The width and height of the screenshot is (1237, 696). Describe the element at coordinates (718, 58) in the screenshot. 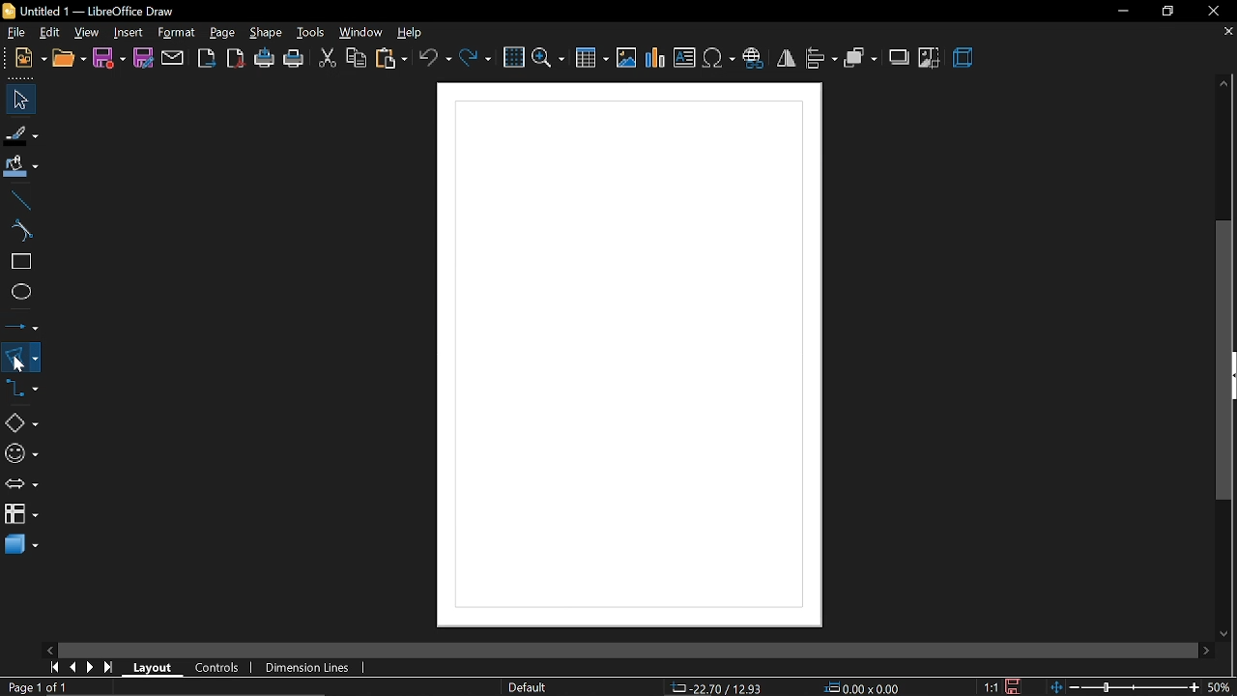

I see `insert symbol` at that location.